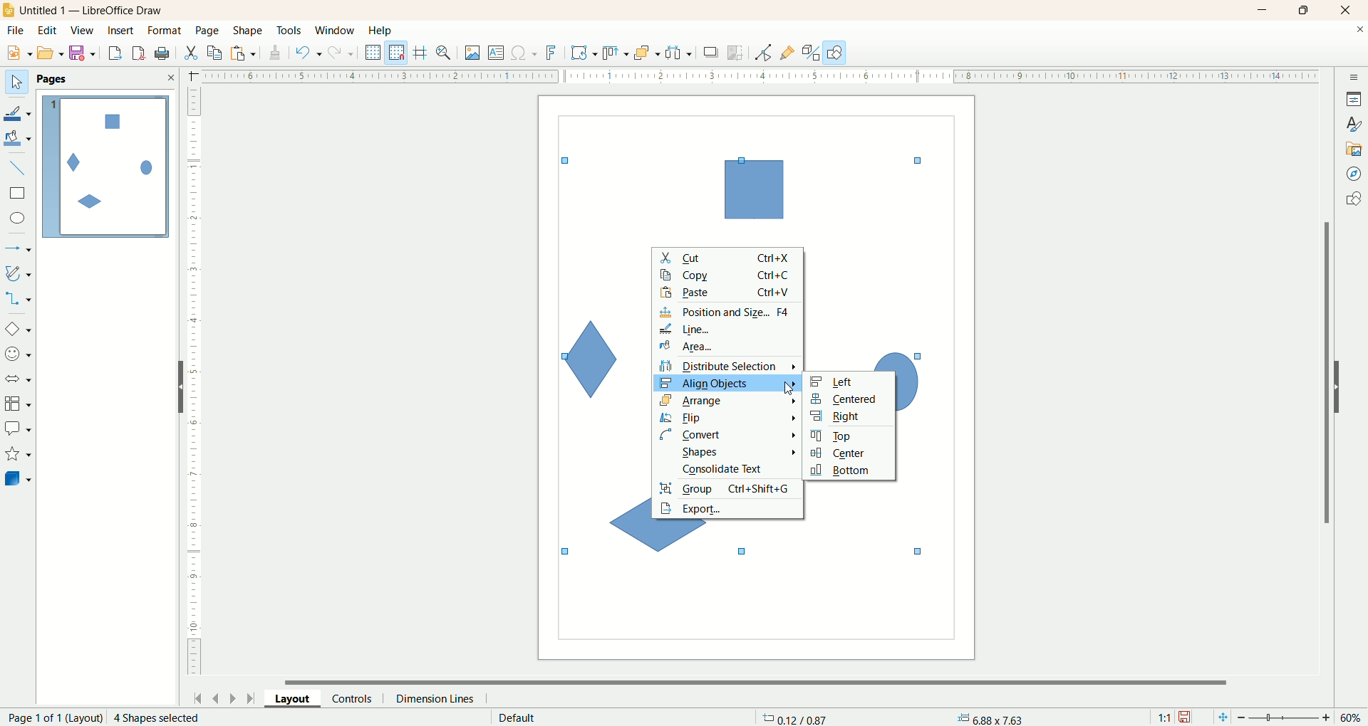 The image size is (1368, 726). I want to click on convert, so click(730, 433).